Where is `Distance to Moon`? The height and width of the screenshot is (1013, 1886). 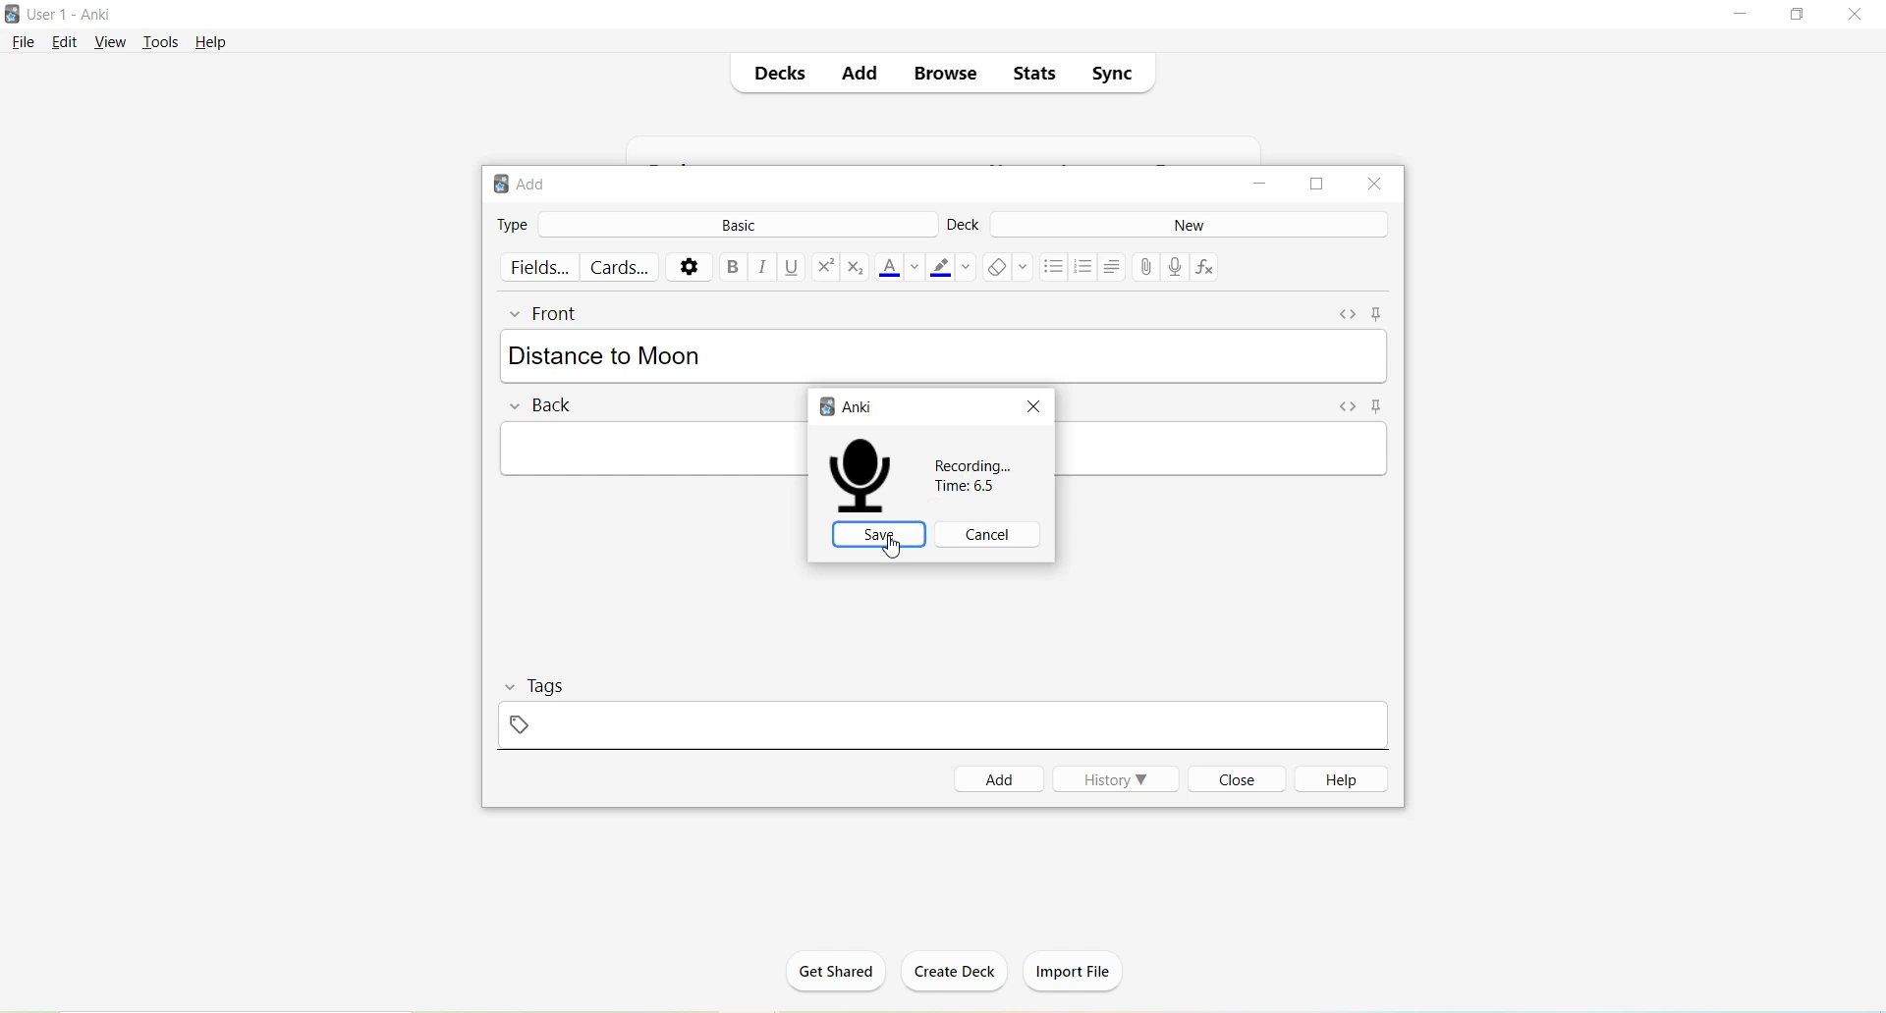 Distance to Moon is located at coordinates (605, 353).